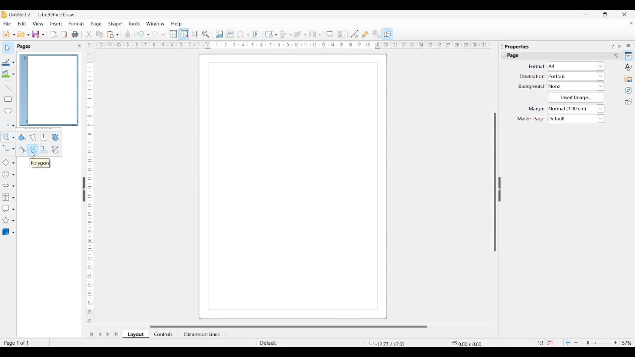 The height and width of the screenshot is (357, 635). Describe the element at coordinates (13, 233) in the screenshot. I see `3D shape options` at that location.